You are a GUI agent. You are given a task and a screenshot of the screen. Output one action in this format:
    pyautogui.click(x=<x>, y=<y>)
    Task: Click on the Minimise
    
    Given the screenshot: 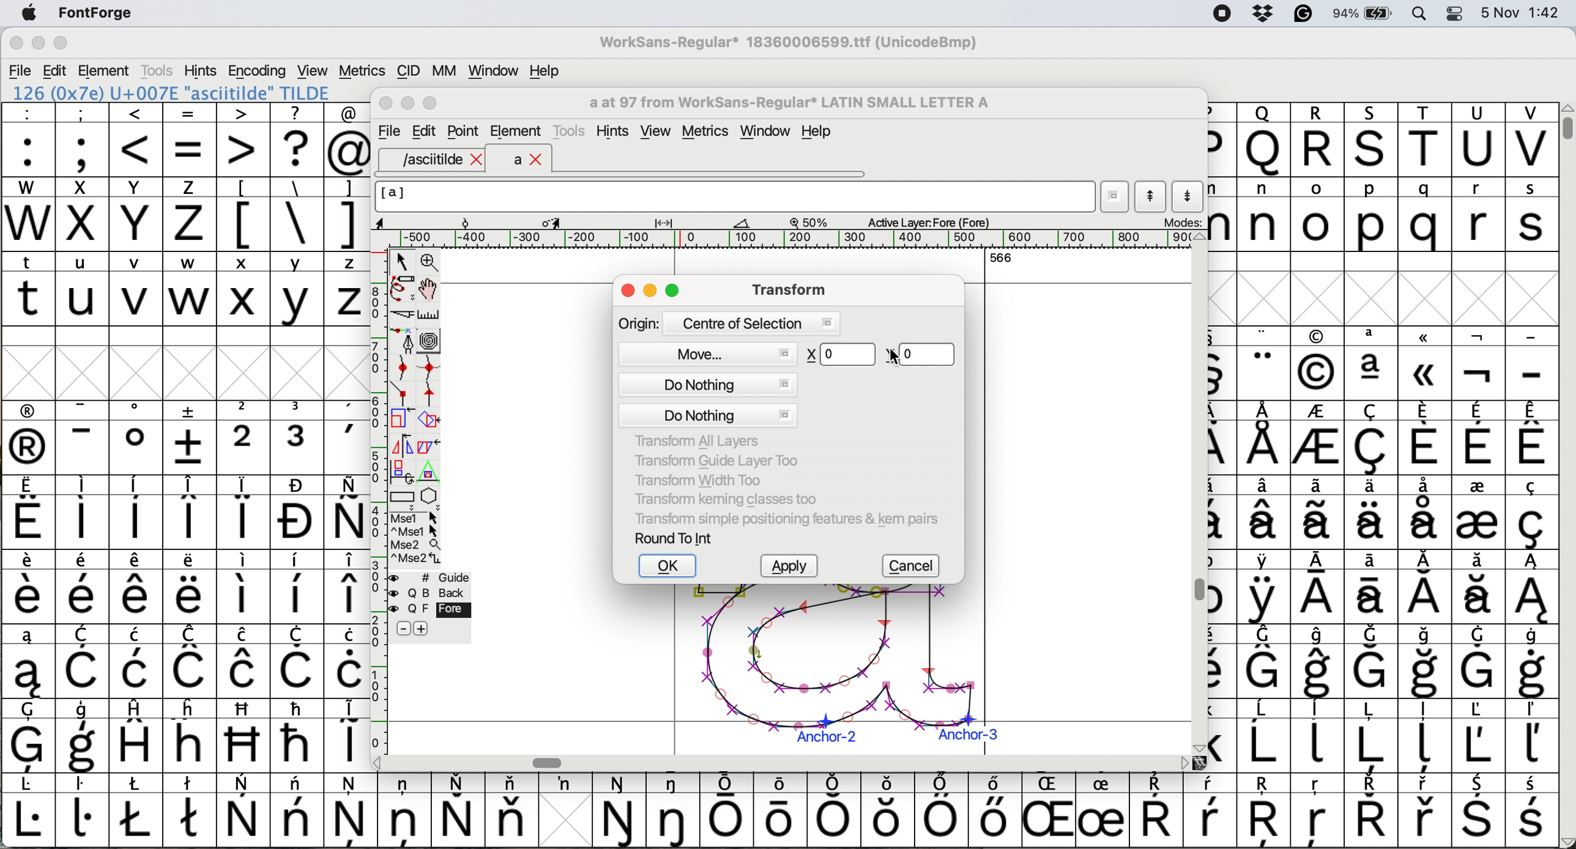 What is the action you would take?
    pyautogui.click(x=409, y=103)
    